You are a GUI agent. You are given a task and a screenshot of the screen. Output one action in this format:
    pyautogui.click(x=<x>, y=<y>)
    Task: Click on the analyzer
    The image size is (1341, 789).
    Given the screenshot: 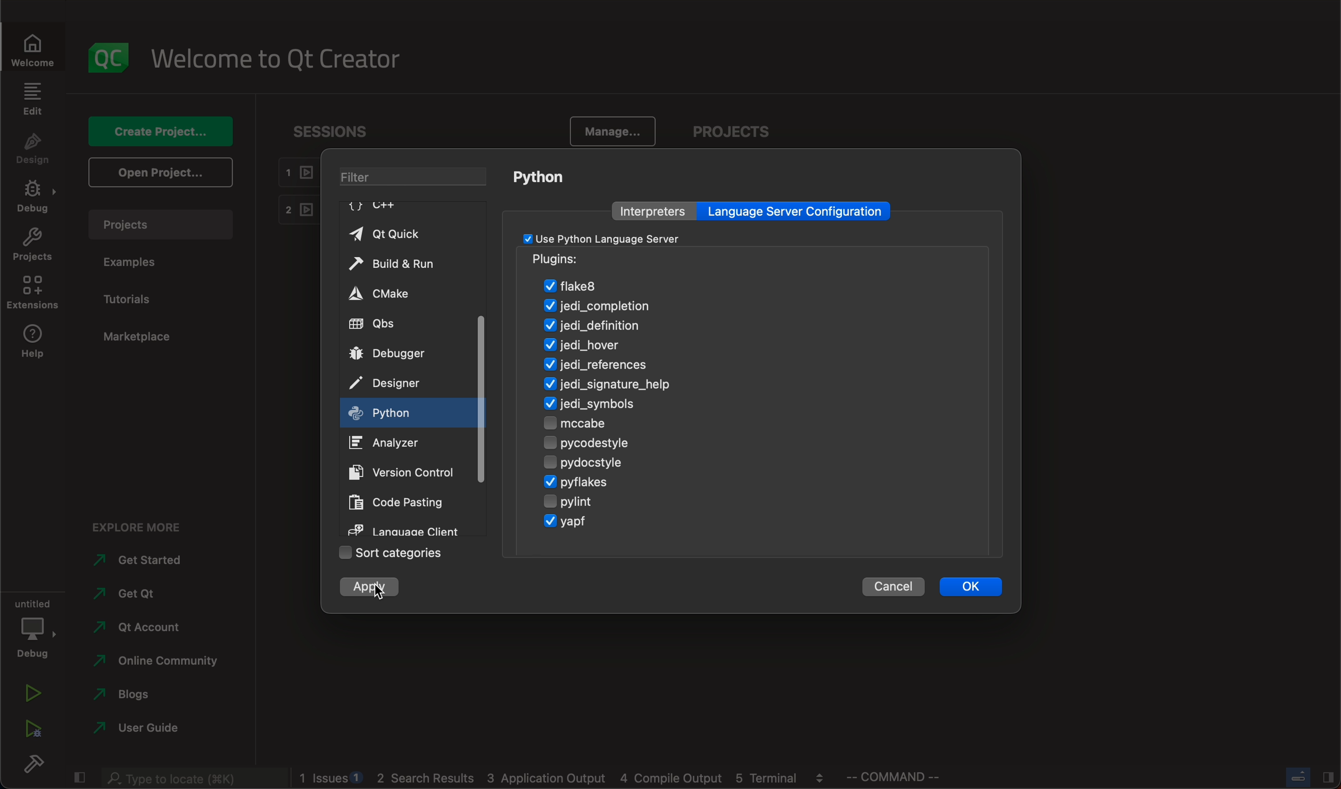 What is the action you would take?
    pyautogui.click(x=393, y=441)
    